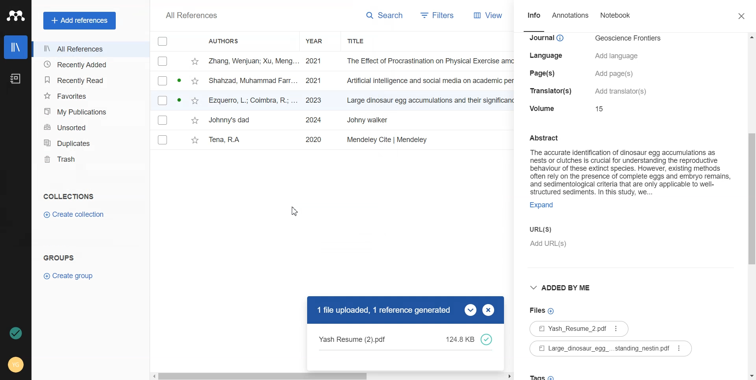  What do you see at coordinates (489, 16) in the screenshot?
I see `View` at bounding box center [489, 16].